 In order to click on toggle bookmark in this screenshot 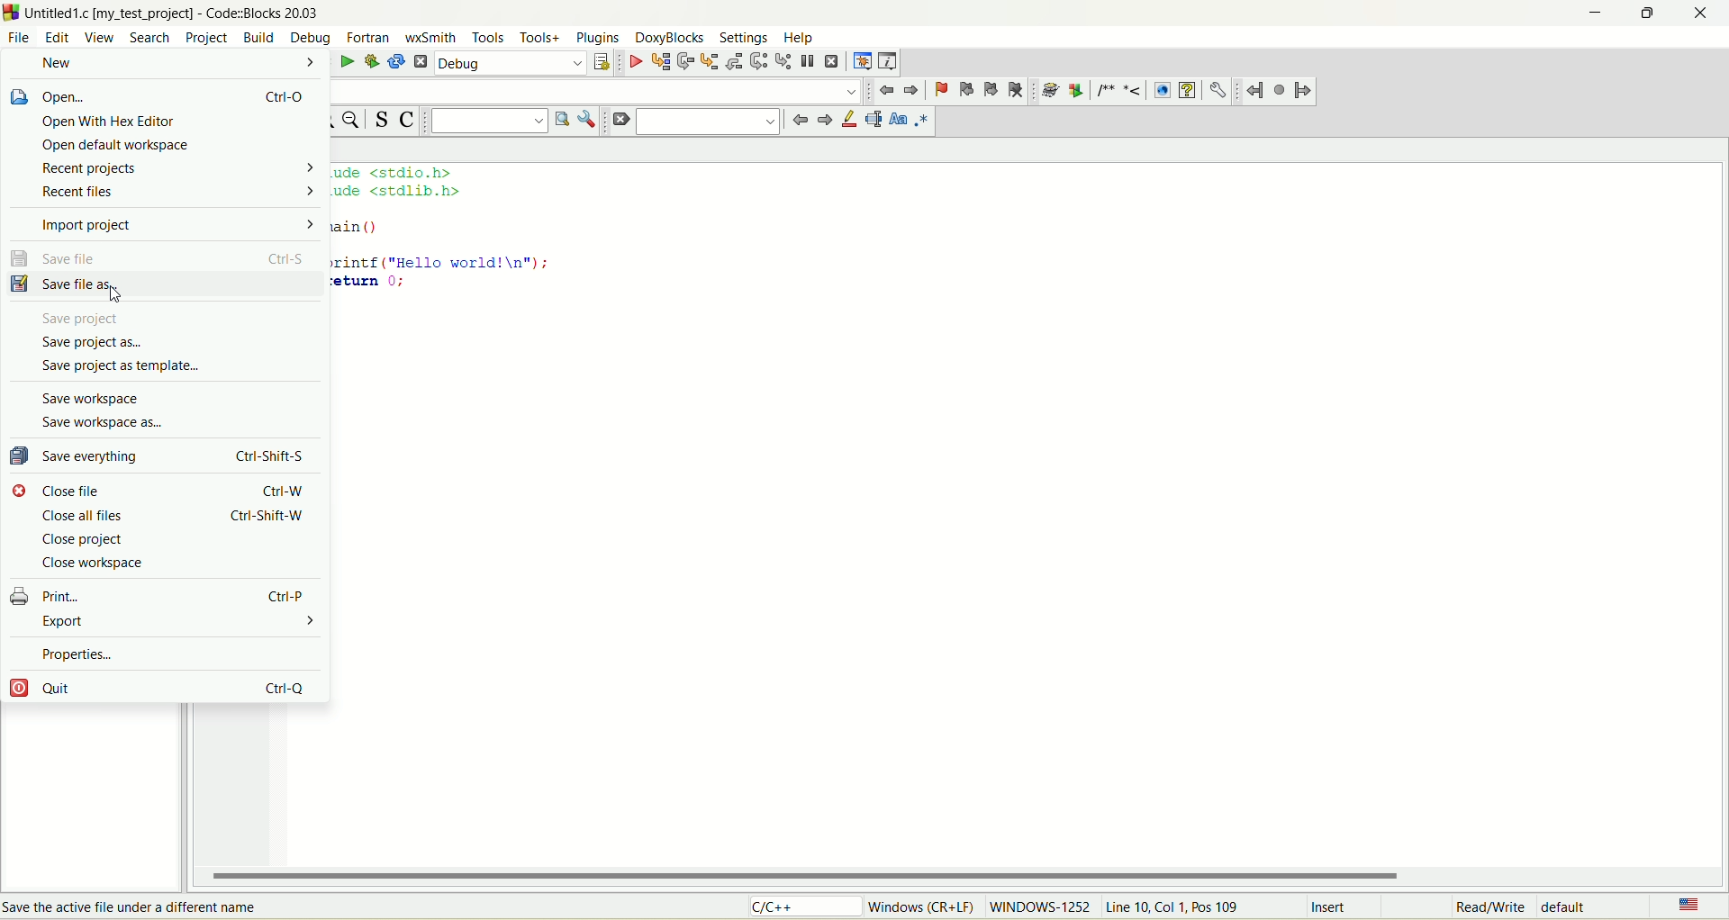, I will do `click(939, 90)`.